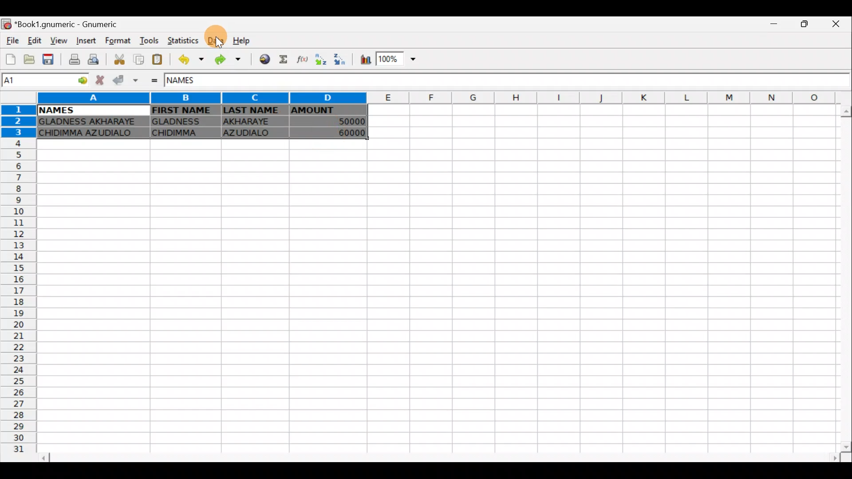 The width and height of the screenshot is (852, 479). What do you see at coordinates (192, 59) in the screenshot?
I see `Undo last action` at bounding box center [192, 59].